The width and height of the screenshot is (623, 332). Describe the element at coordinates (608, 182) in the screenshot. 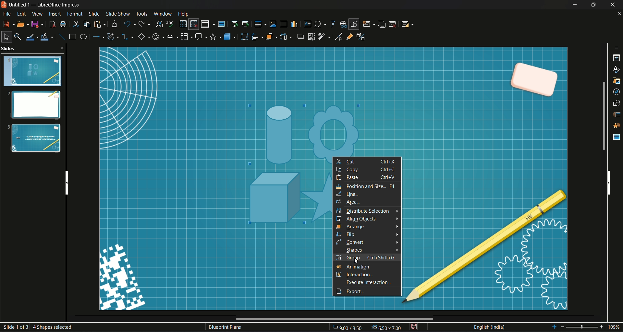

I see `Vertical scroll bar` at that location.